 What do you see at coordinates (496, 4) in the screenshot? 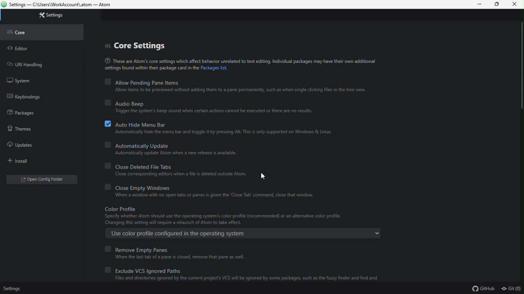
I see `restore` at bounding box center [496, 4].